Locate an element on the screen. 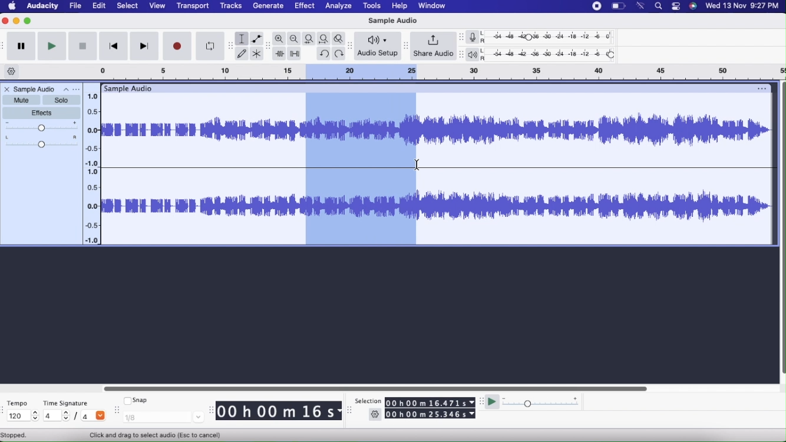  spotlight is located at coordinates (659, 7).